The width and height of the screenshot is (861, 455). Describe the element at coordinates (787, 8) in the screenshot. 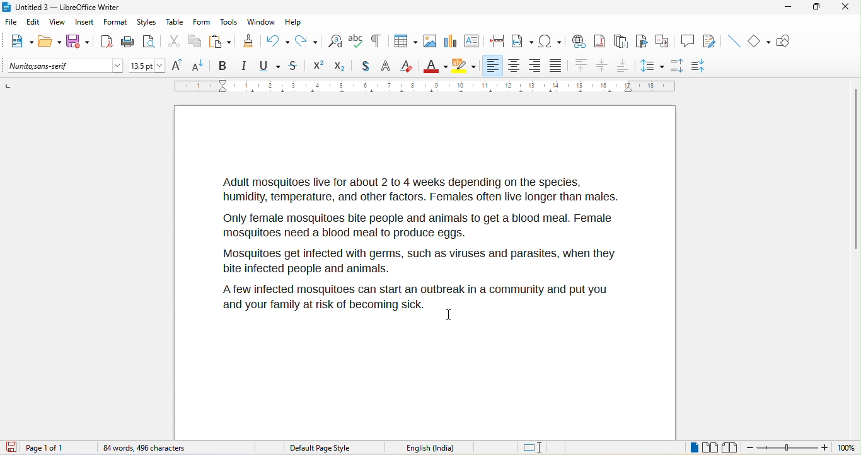

I see `minimize` at that location.